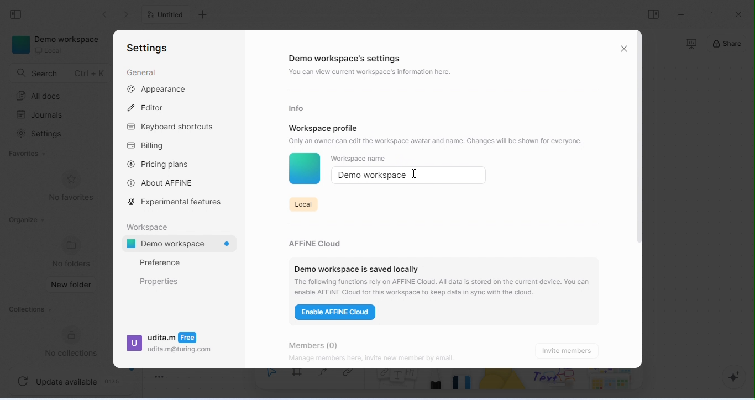  Describe the element at coordinates (738, 14) in the screenshot. I see `close` at that location.